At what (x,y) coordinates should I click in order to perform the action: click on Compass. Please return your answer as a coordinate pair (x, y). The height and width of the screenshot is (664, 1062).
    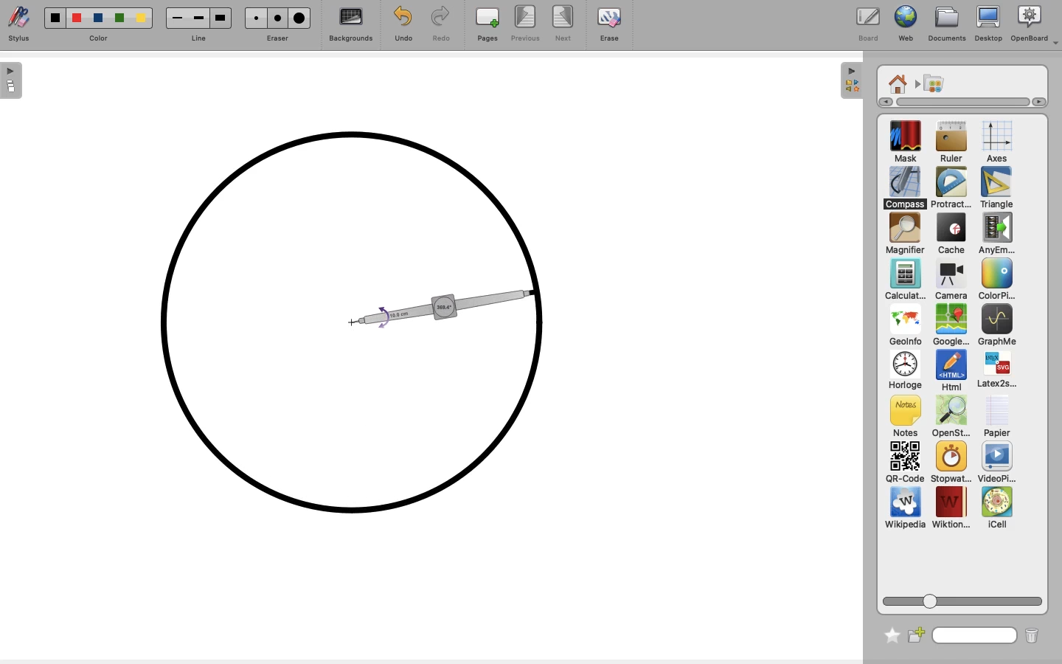
    Looking at the image, I should click on (906, 187).